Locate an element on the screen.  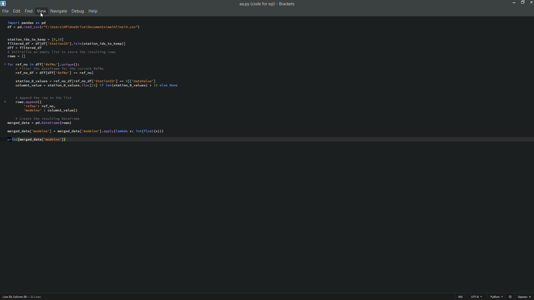
close app button is located at coordinates (531, 2).